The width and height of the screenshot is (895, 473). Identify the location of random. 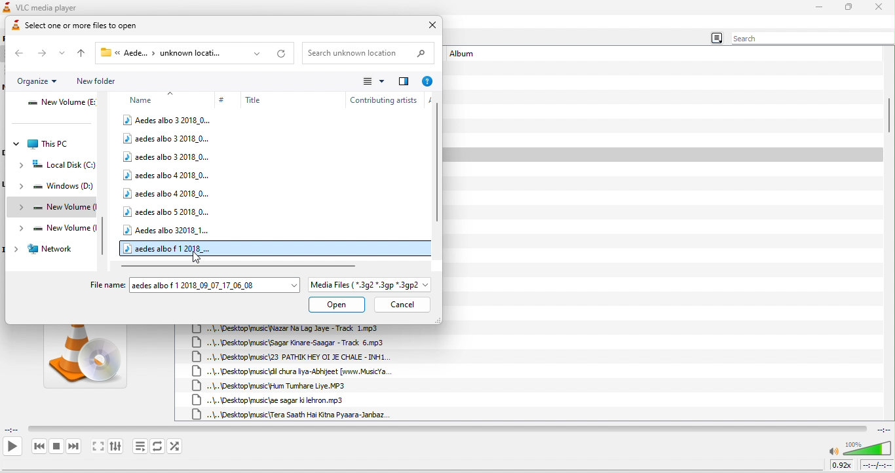
(176, 446).